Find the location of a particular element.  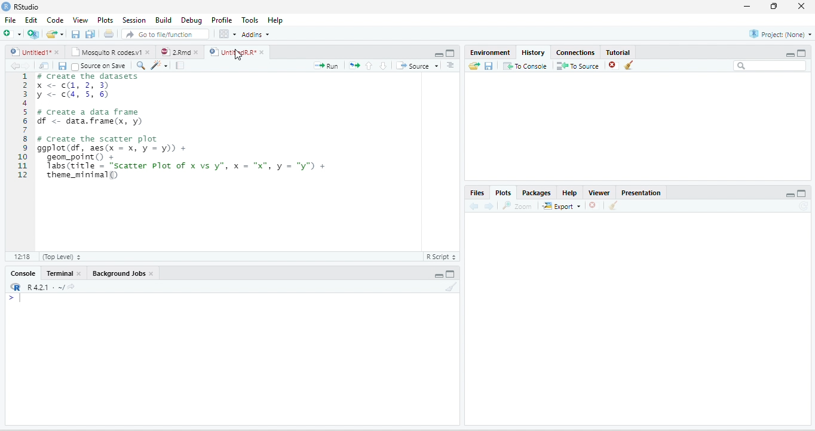

Save all open documents is located at coordinates (90, 33).